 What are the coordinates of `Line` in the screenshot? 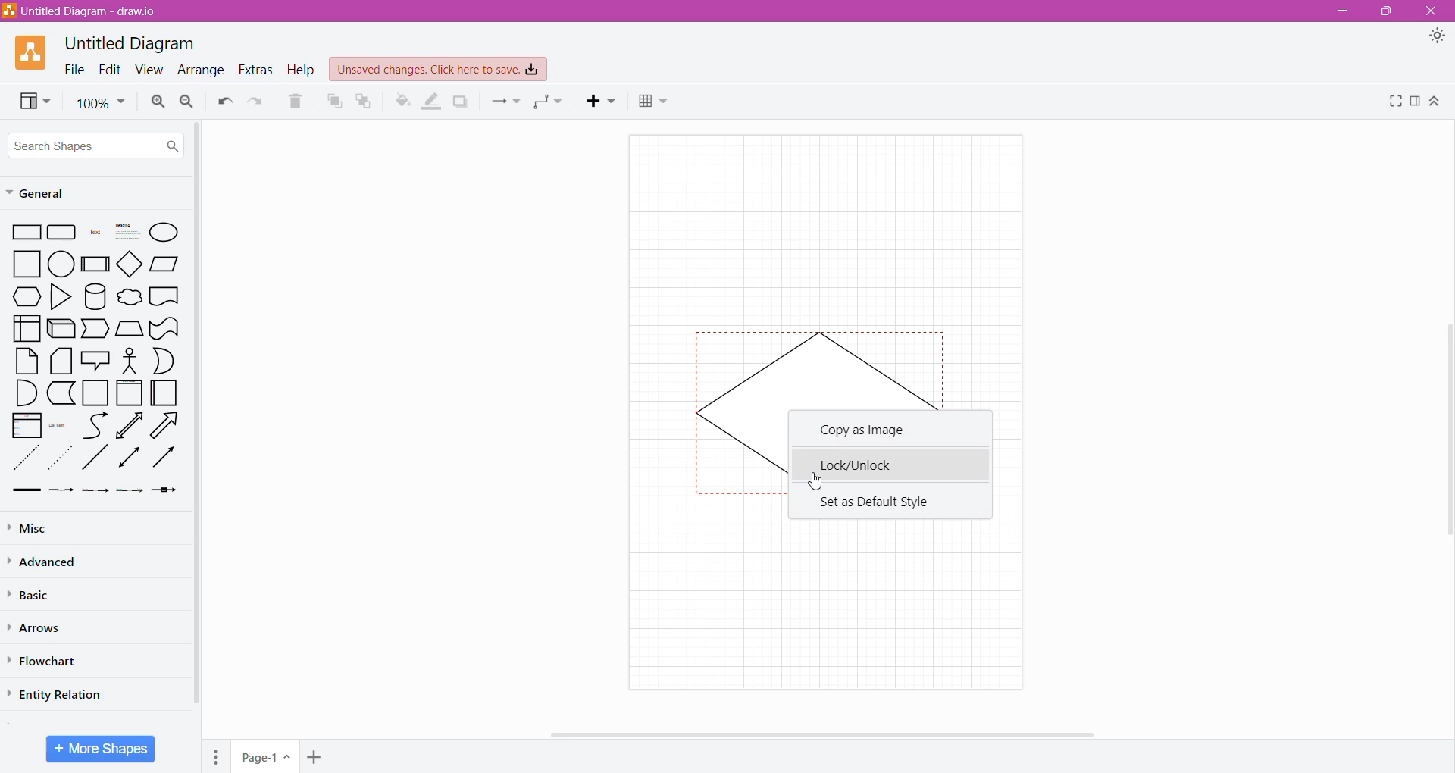 It's located at (95, 460).